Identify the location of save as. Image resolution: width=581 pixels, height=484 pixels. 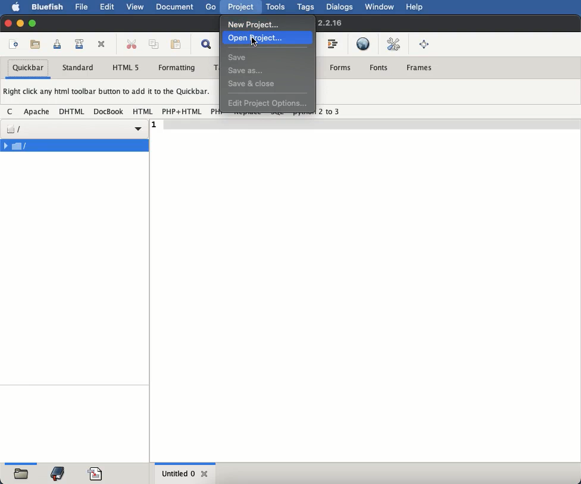
(247, 71).